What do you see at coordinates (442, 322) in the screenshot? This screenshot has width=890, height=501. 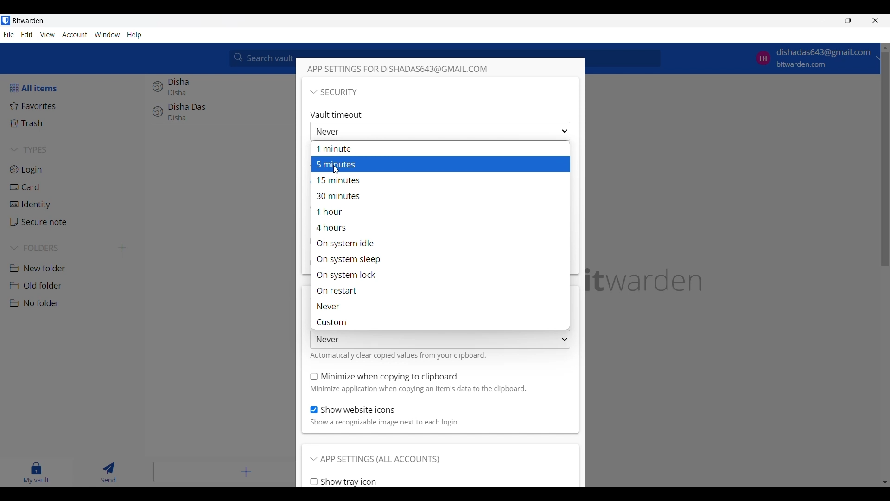 I see `custom` at bounding box center [442, 322].